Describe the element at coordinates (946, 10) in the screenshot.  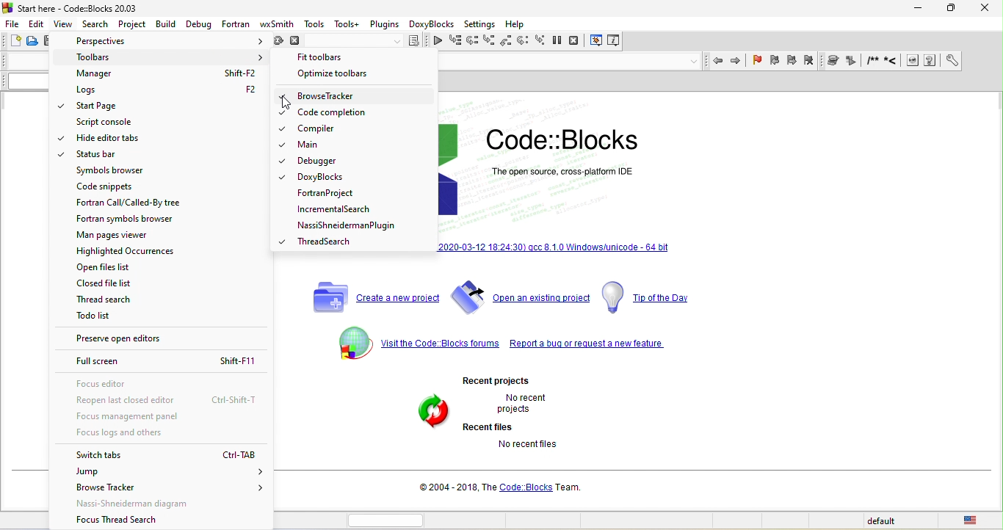
I see `maximize` at that location.